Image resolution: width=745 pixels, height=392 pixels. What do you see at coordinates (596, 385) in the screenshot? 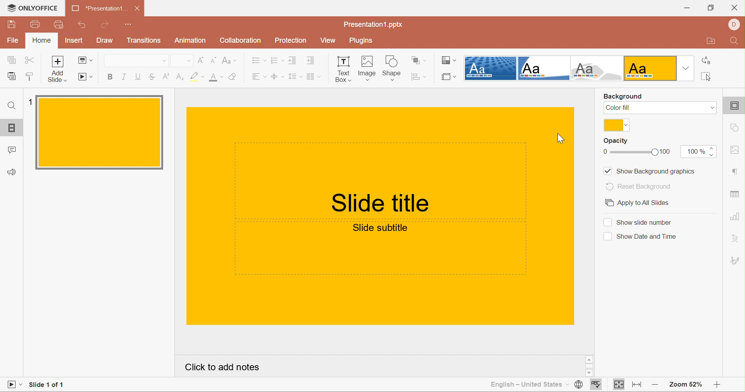
I see `Spell checking` at bounding box center [596, 385].